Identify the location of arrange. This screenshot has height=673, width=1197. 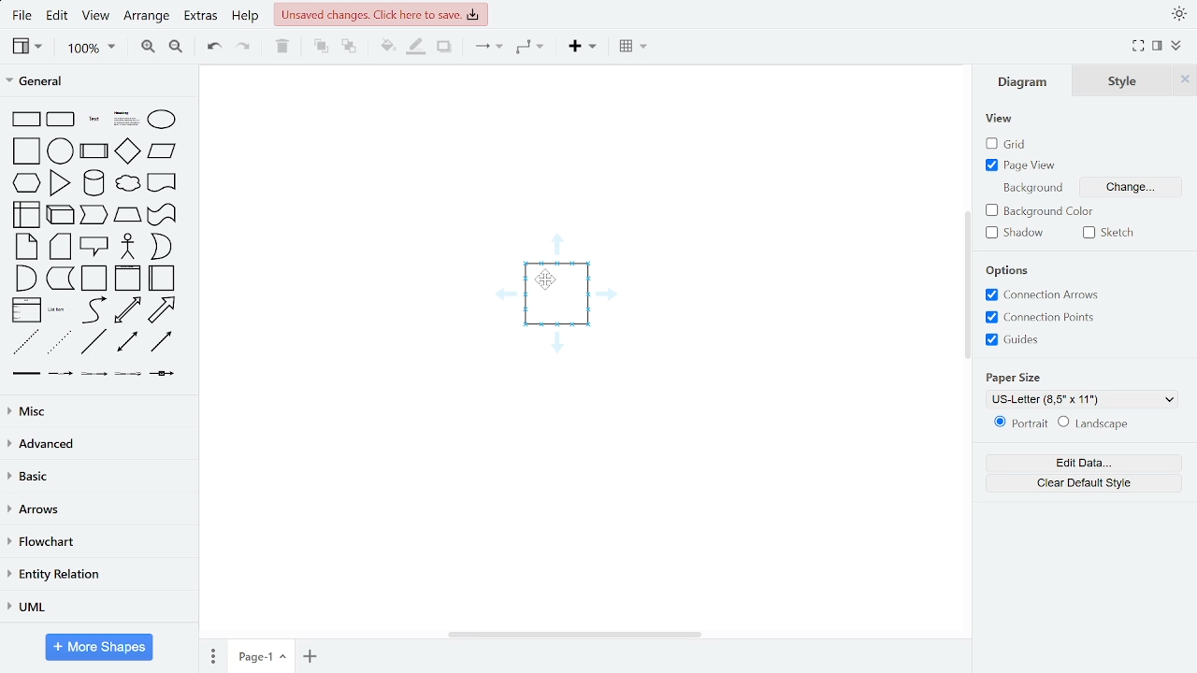
(148, 16).